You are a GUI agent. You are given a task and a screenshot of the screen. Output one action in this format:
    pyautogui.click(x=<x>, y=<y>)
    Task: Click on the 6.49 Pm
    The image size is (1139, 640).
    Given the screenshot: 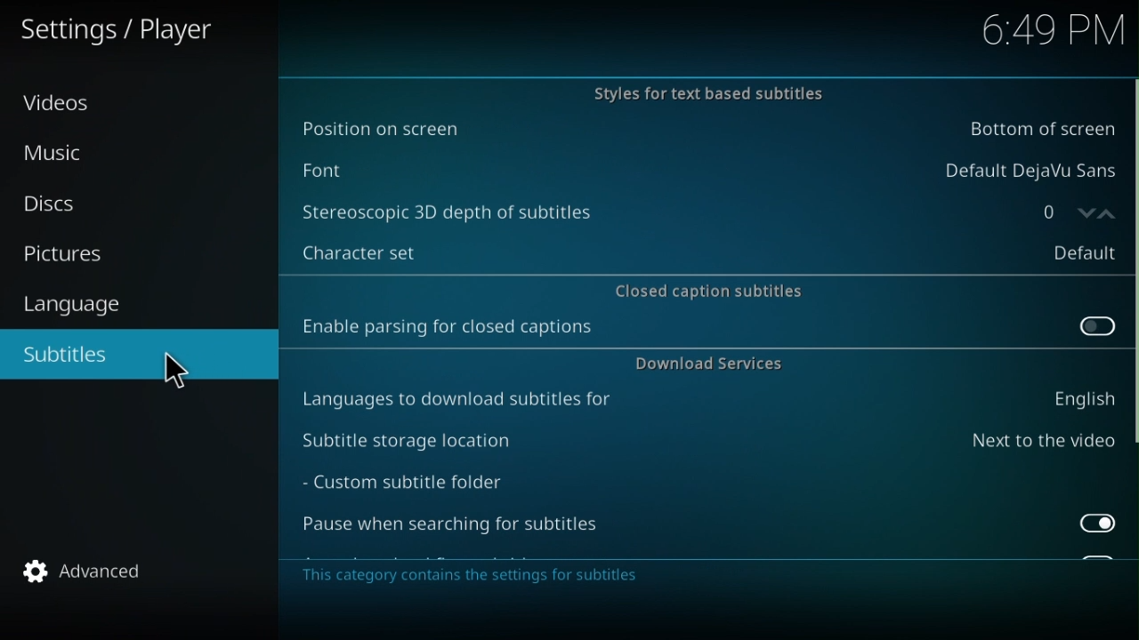 What is the action you would take?
    pyautogui.click(x=1048, y=28)
    